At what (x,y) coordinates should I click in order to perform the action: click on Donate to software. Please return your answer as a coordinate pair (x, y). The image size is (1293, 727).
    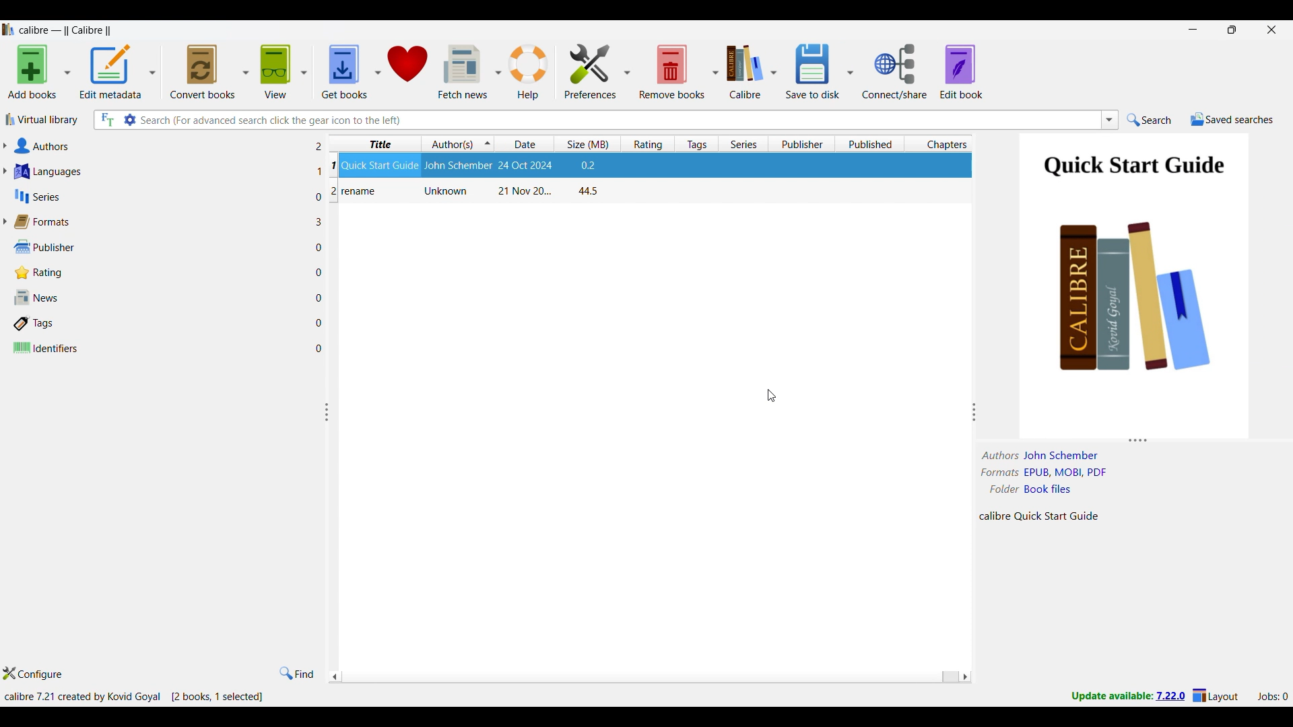
    Looking at the image, I should click on (407, 71).